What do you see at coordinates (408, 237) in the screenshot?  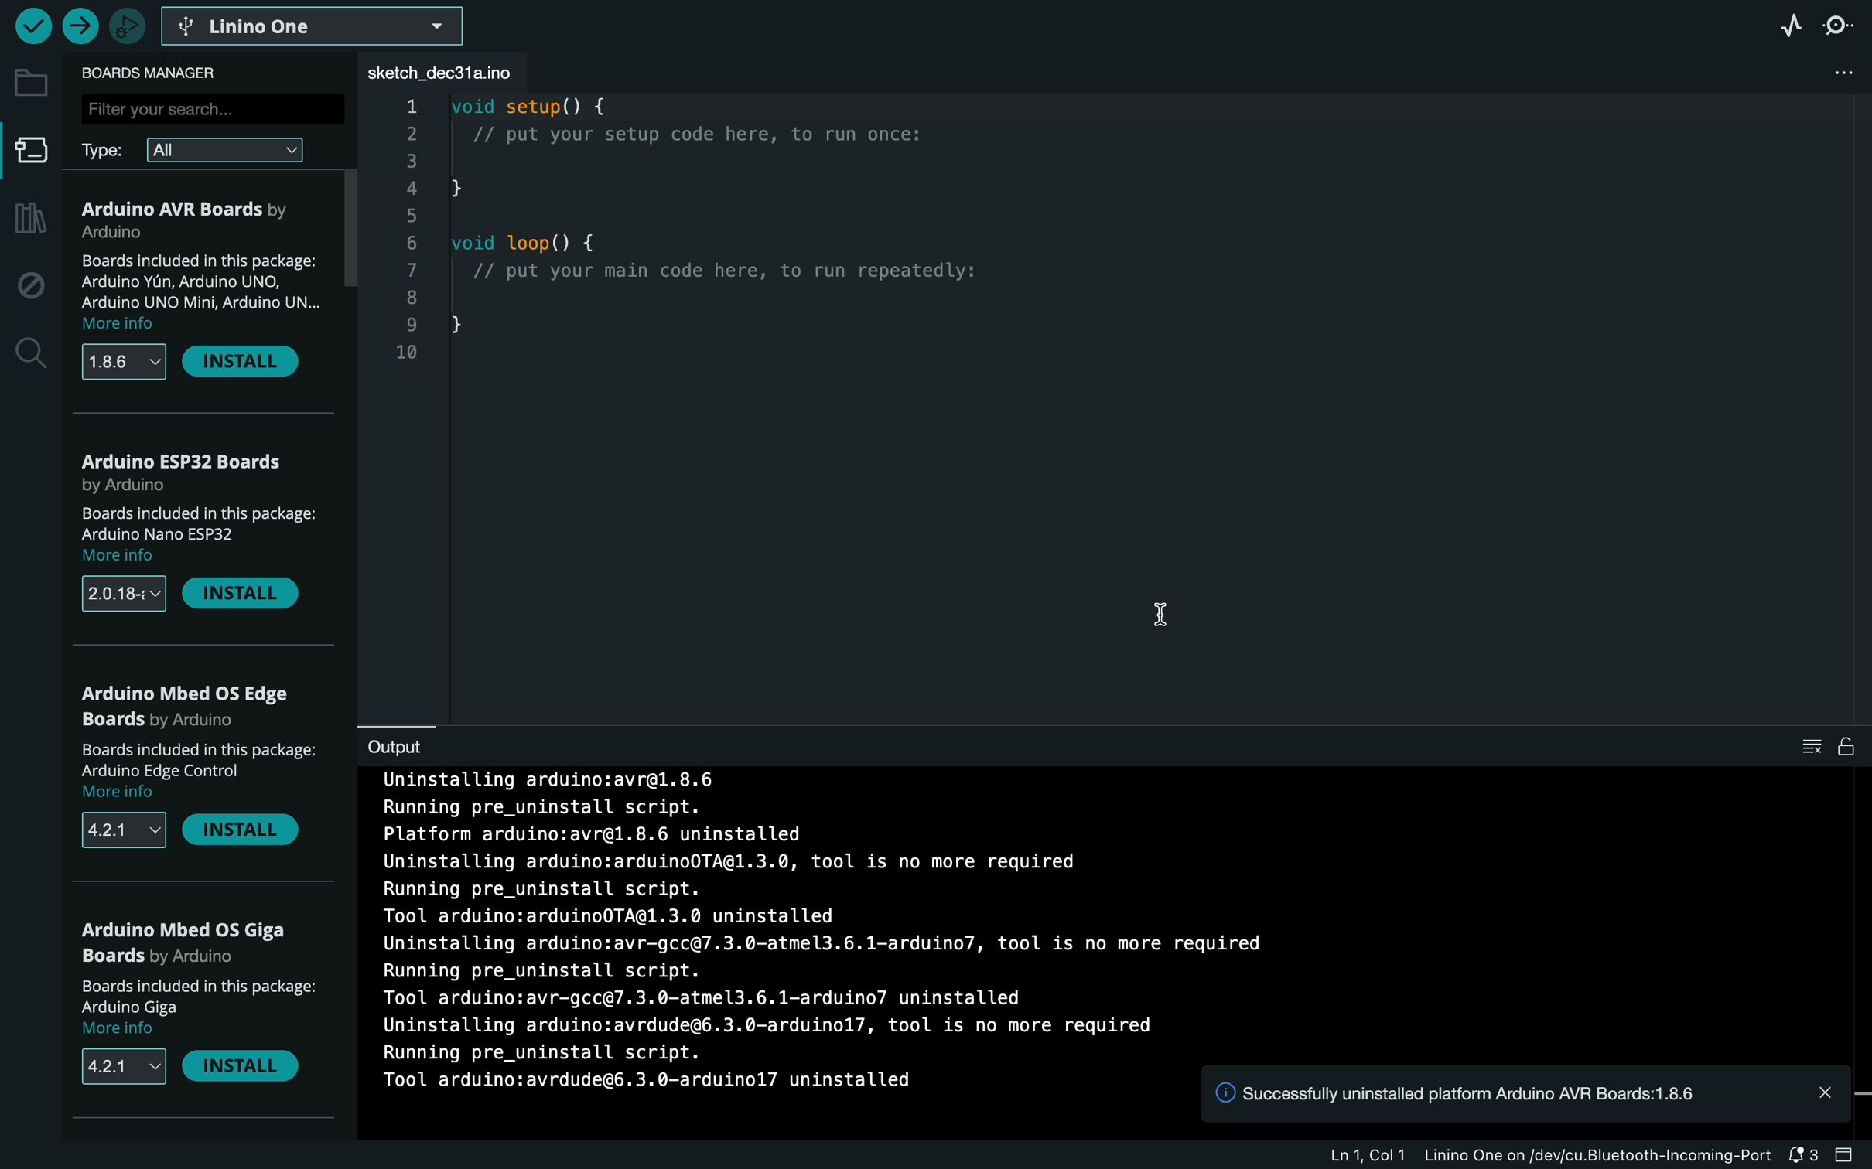 I see `line number` at bounding box center [408, 237].